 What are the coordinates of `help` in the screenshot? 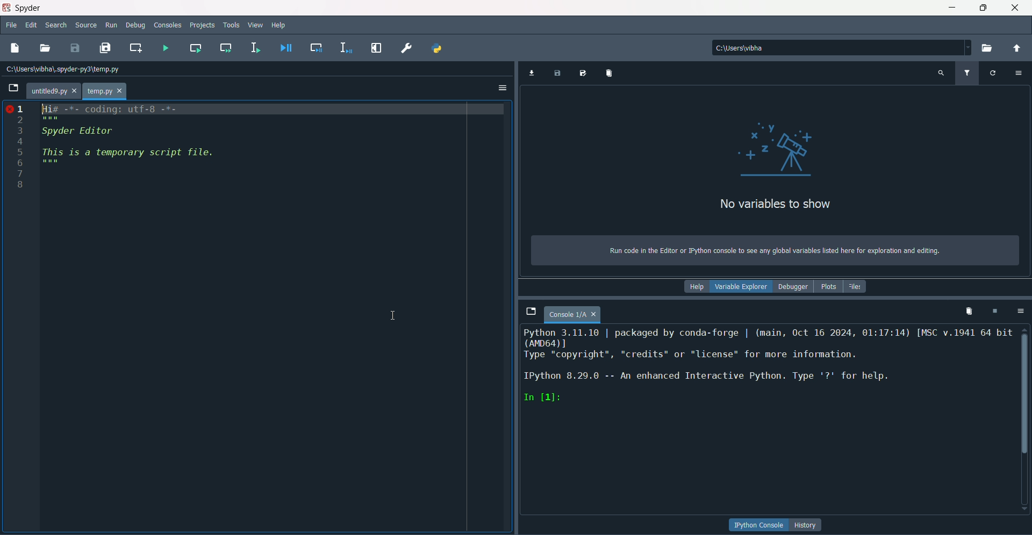 It's located at (699, 287).